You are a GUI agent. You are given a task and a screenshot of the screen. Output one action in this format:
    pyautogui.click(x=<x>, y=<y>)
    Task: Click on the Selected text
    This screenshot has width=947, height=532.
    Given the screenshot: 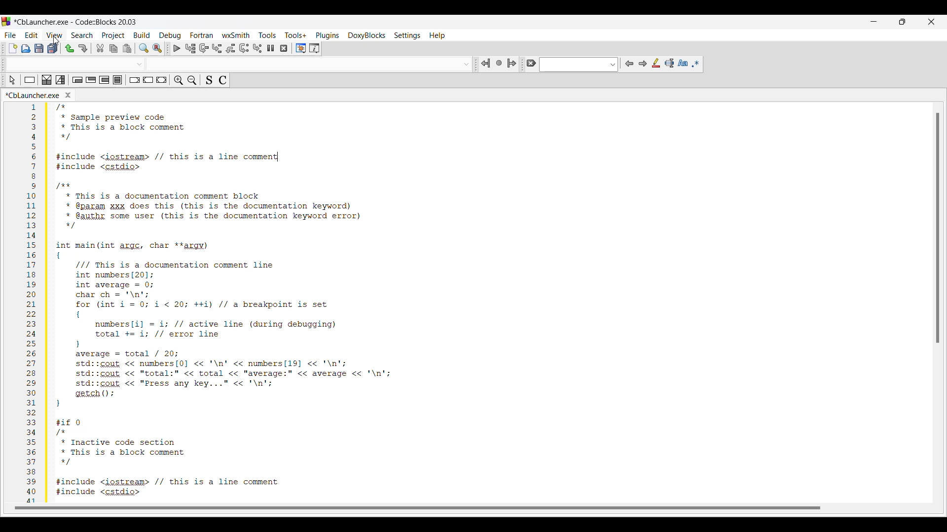 What is the action you would take?
    pyautogui.click(x=669, y=63)
    